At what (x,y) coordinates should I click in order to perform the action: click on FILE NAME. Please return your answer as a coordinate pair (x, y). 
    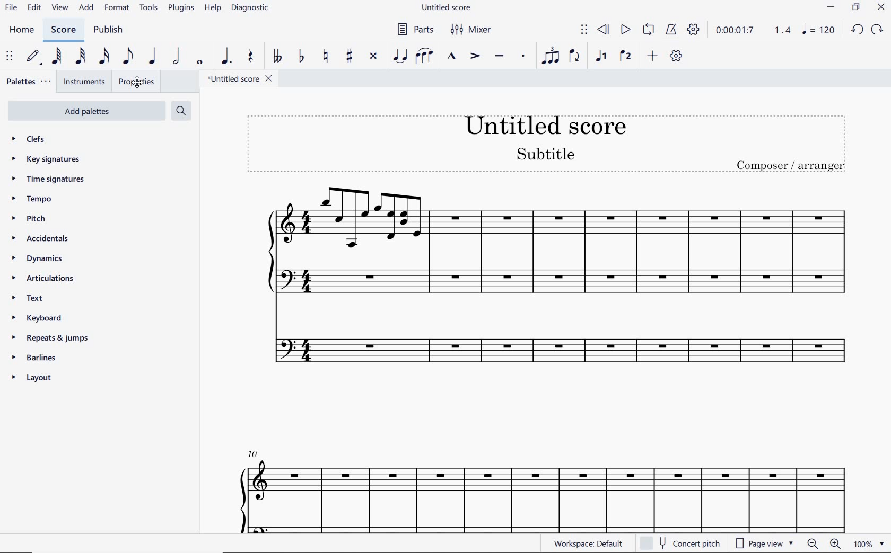
    Looking at the image, I should click on (240, 79).